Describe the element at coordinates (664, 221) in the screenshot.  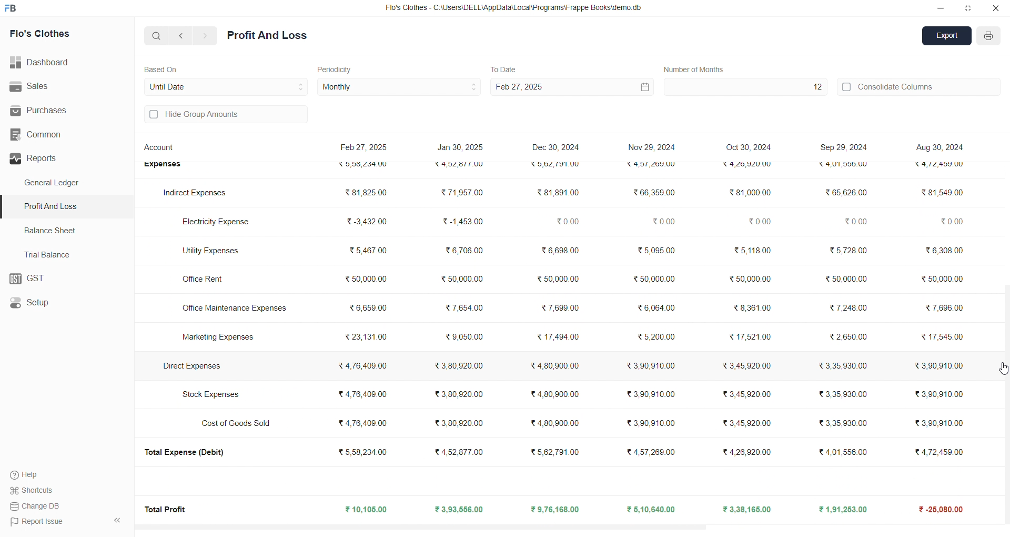
I see `₹0.00` at that location.